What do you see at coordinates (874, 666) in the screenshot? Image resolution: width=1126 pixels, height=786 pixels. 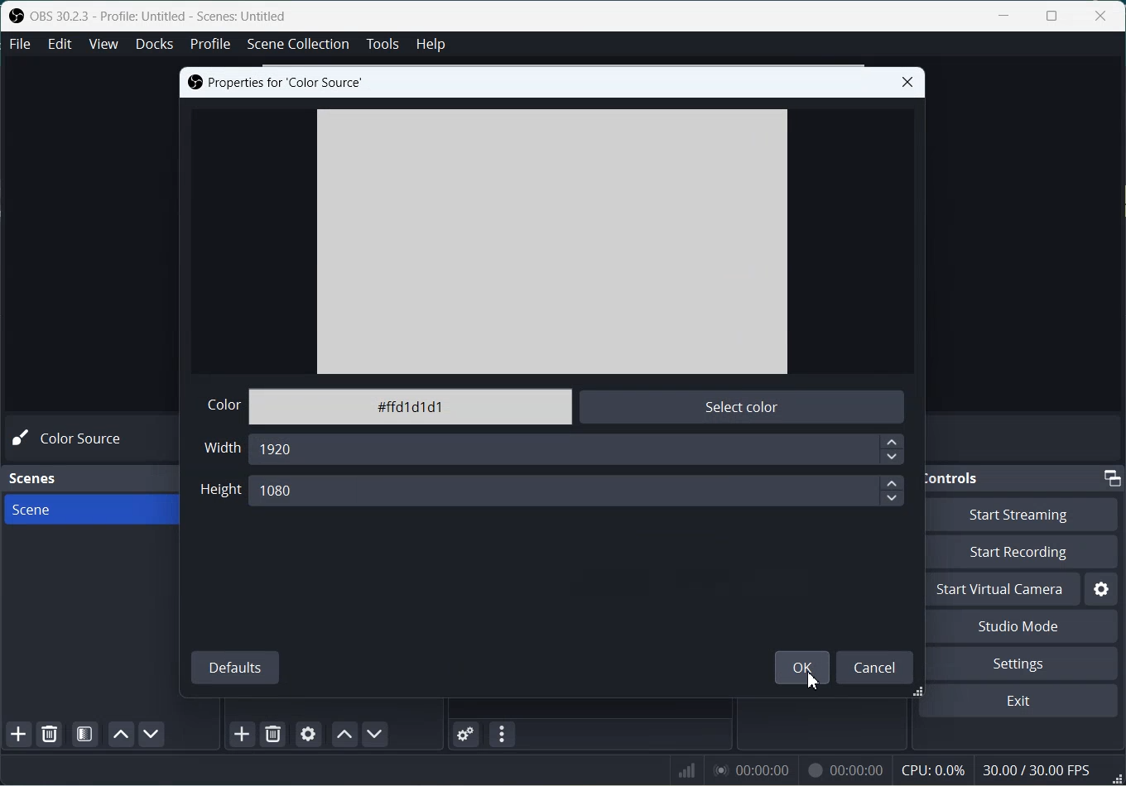 I see `Cancel` at bounding box center [874, 666].